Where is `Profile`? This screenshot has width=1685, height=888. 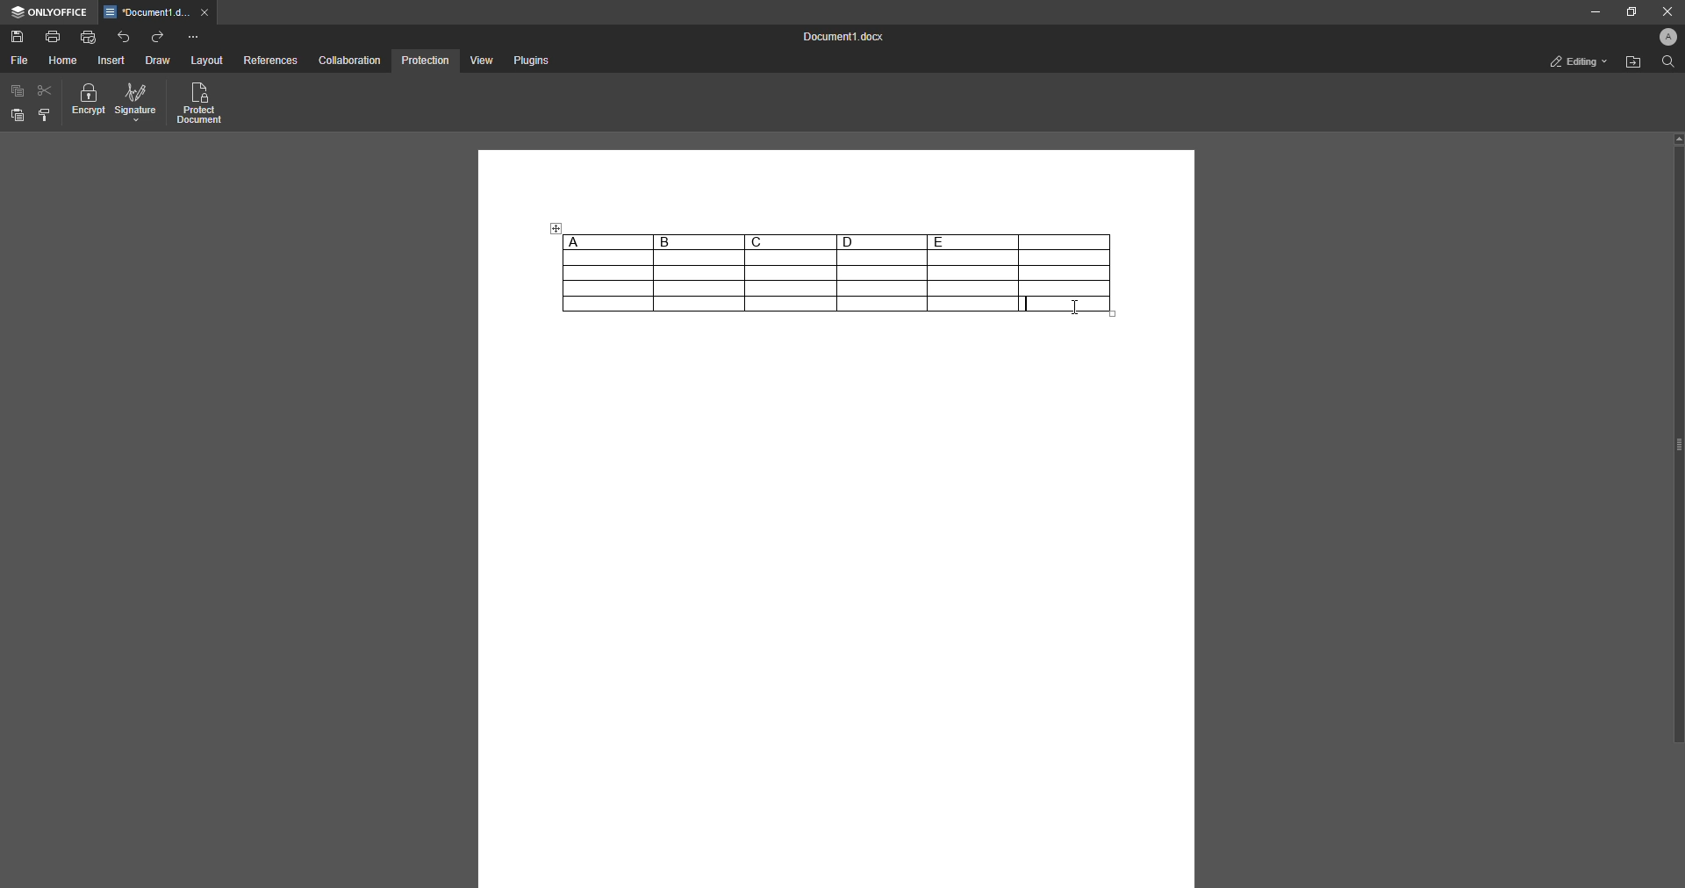 Profile is located at coordinates (1664, 39).